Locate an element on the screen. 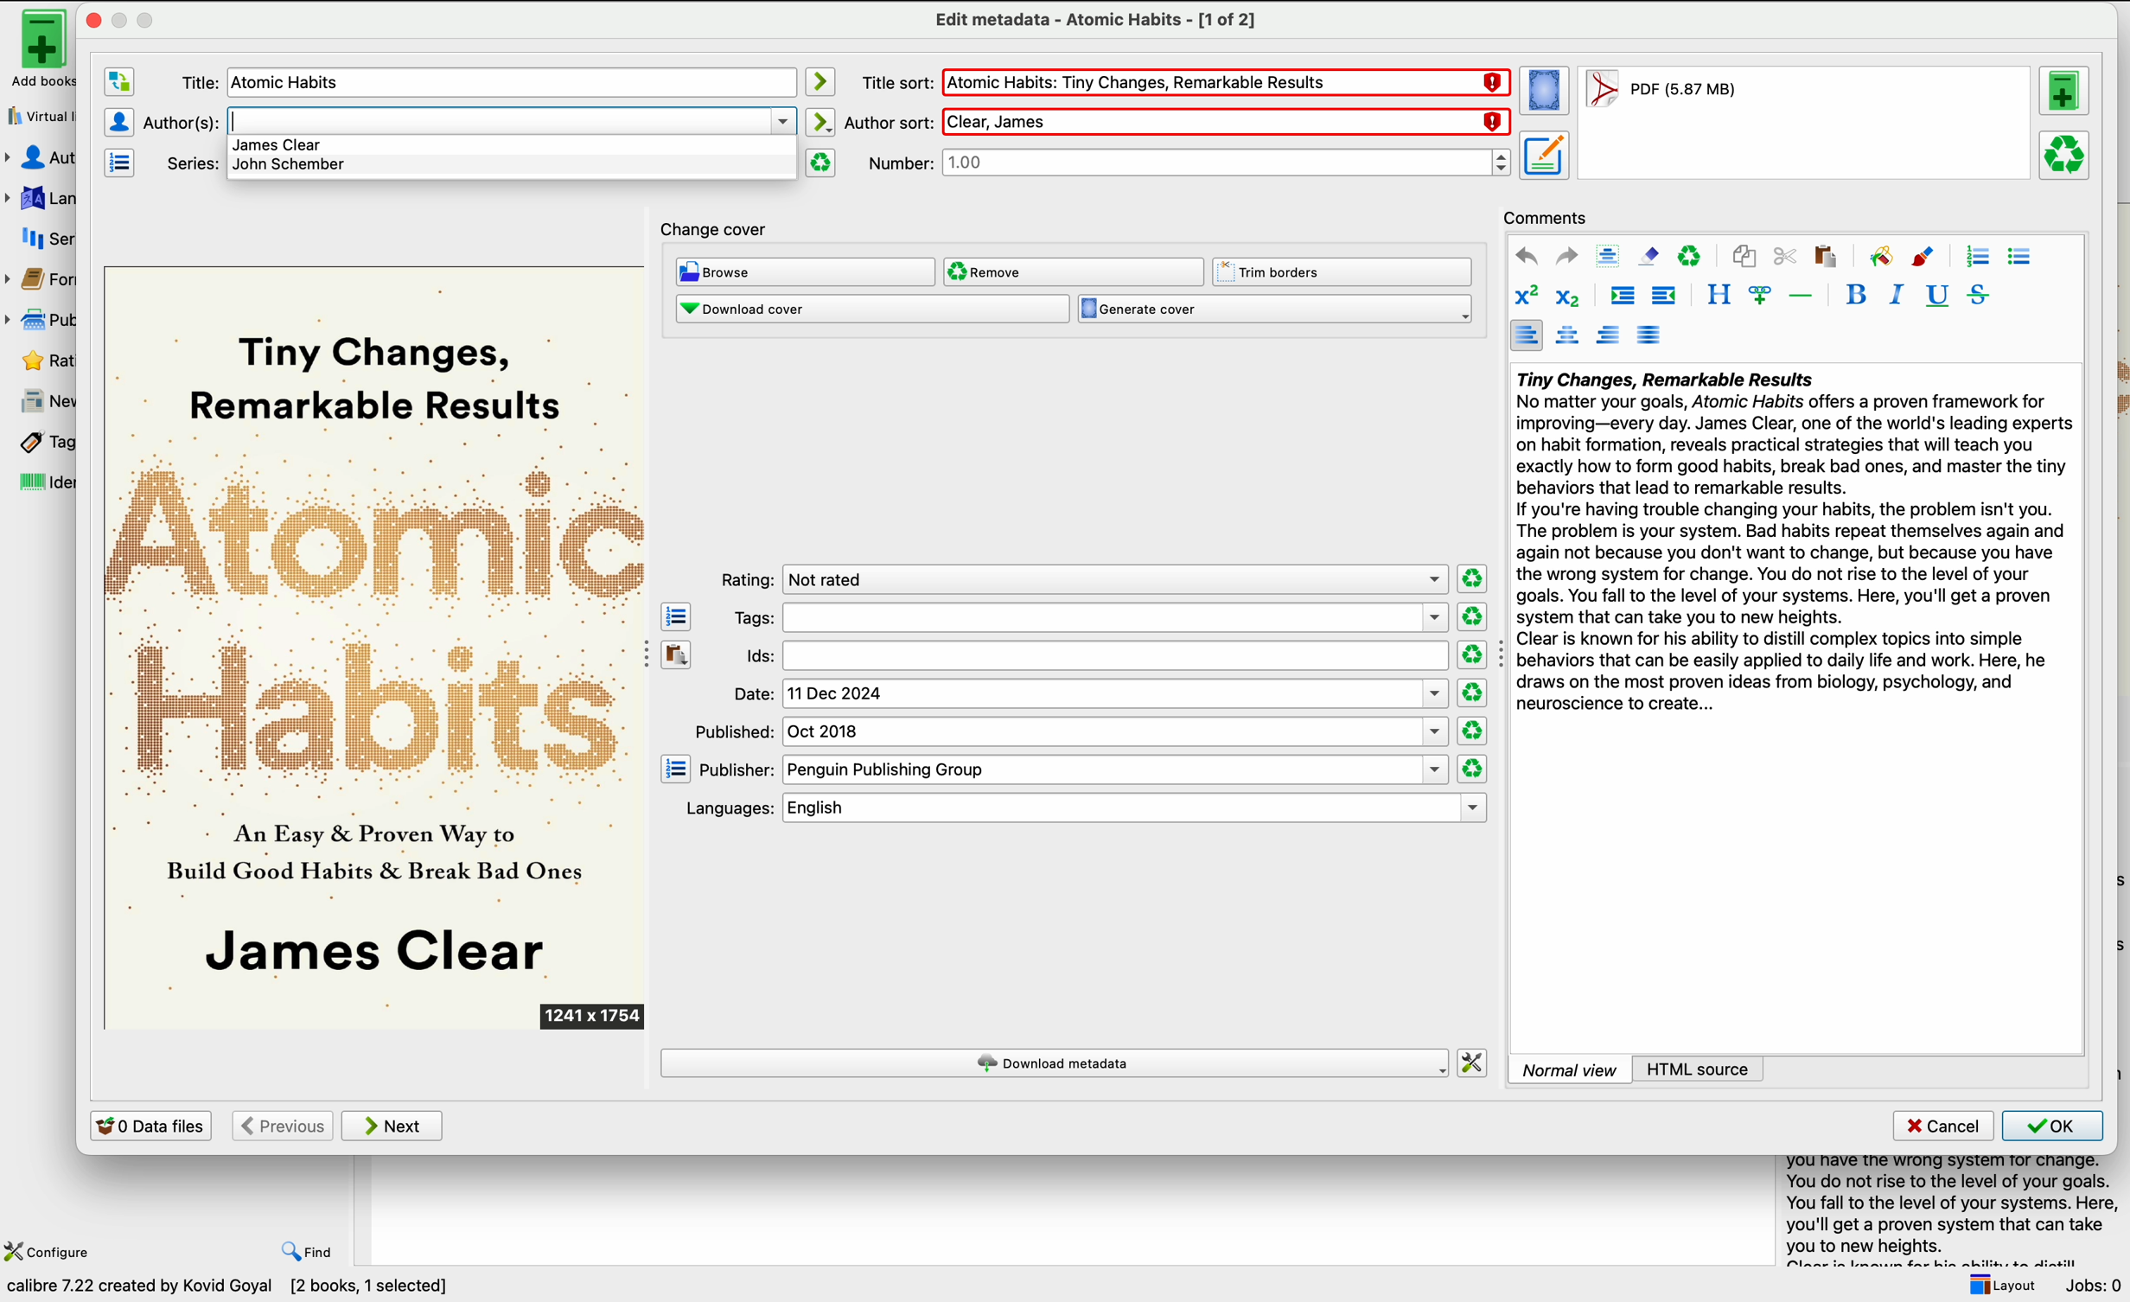 This screenshot has height=1302, width=2130. title in red is located at coordinates (1226, 84).